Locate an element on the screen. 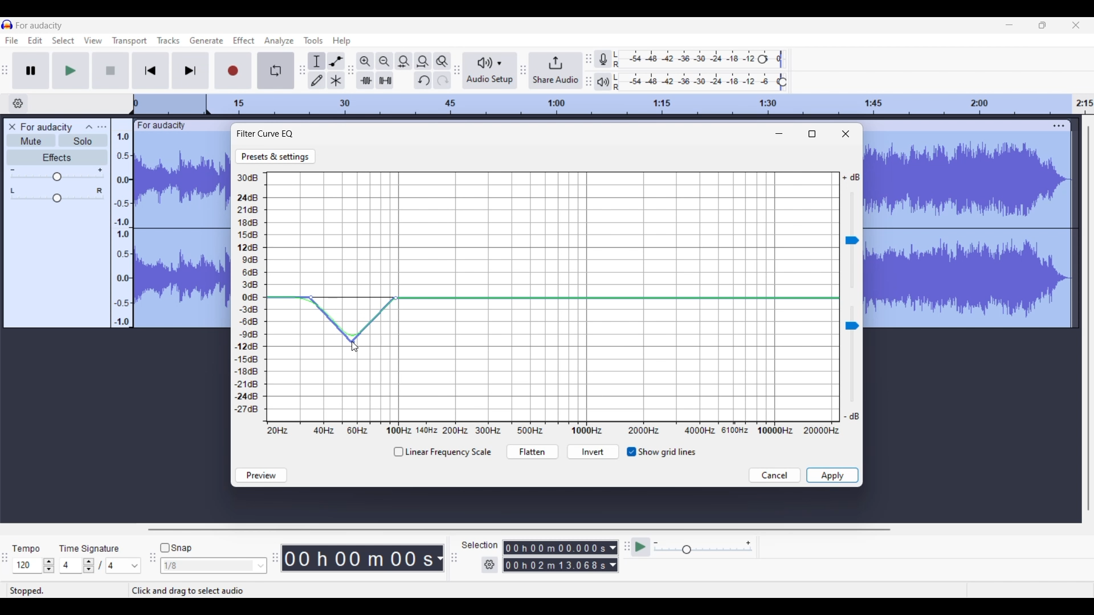 This screenshot has height=615, width=1094. Playback level header is located at coordinates (783, 82).